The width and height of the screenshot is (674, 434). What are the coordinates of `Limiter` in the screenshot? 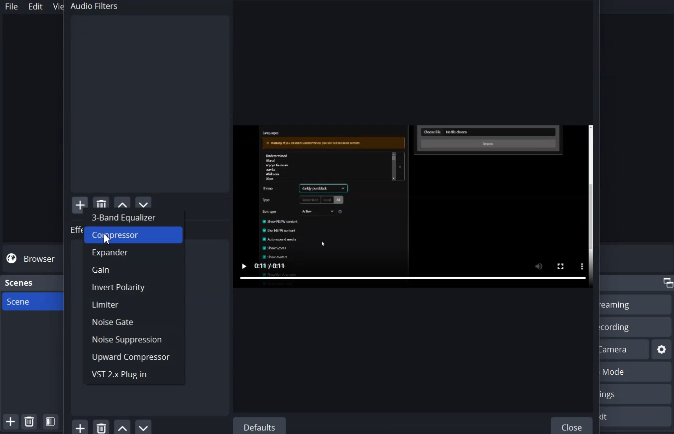 It's located at (133, 304).